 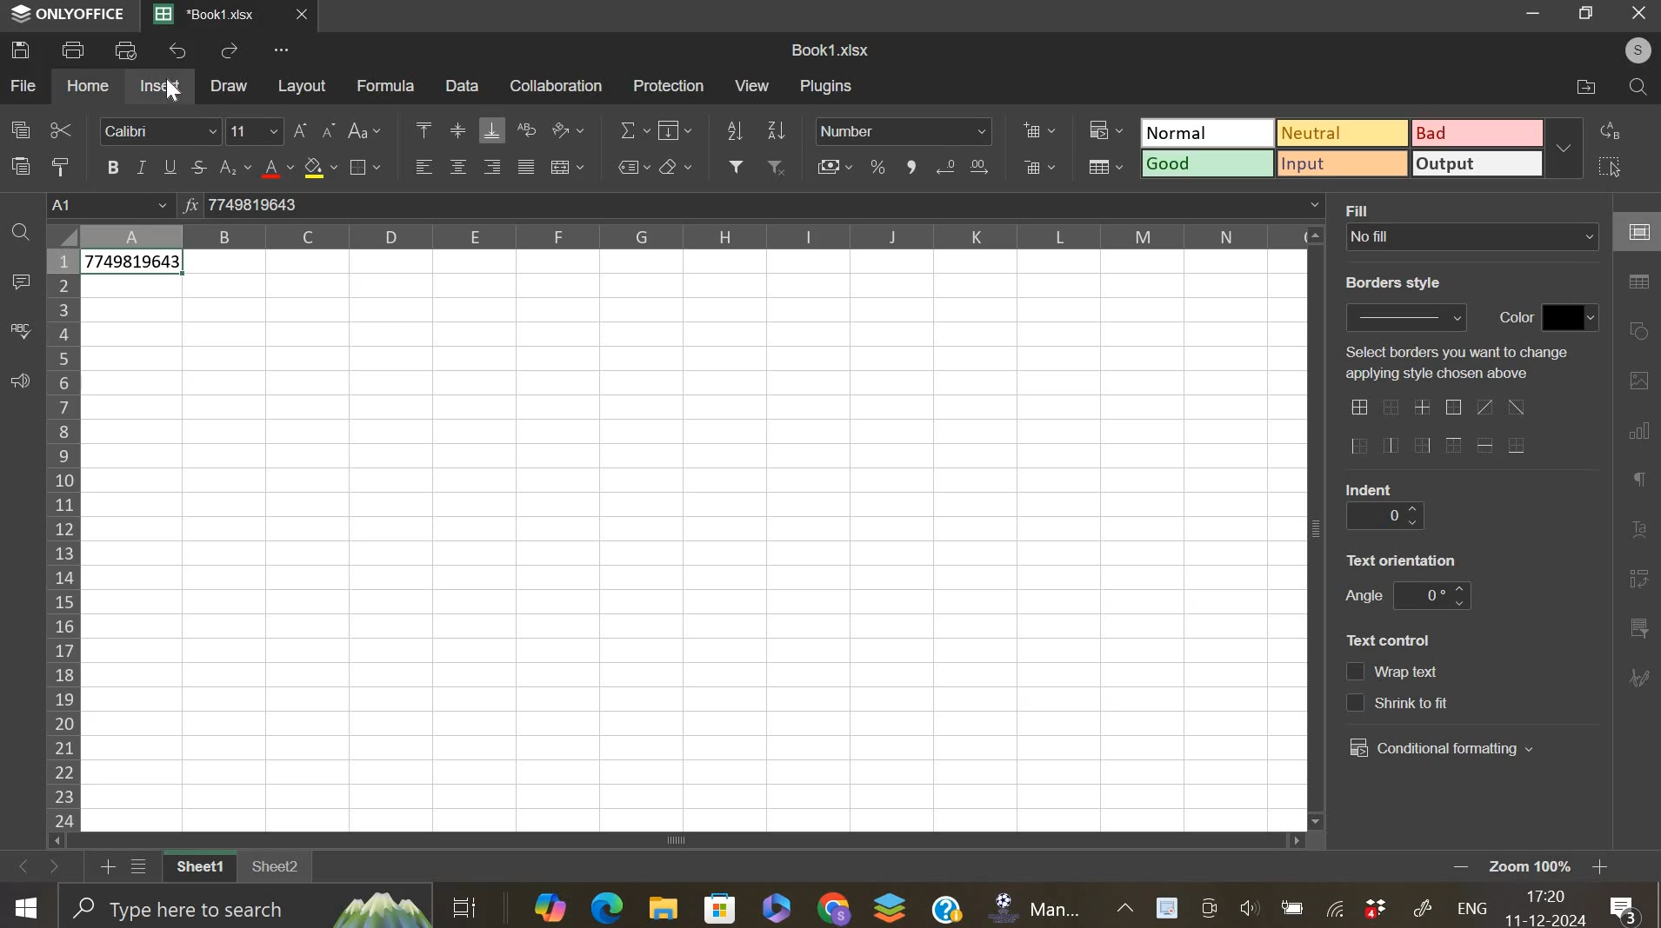 I want to click on formula, so click(x=387, y=86).